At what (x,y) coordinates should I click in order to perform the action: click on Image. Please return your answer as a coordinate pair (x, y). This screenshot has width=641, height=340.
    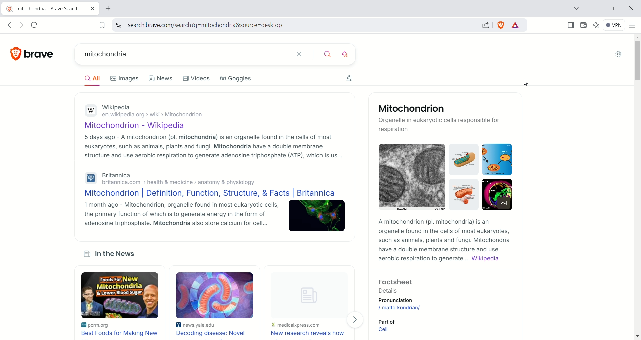
    Looking at the image, I should click on (465, 194).